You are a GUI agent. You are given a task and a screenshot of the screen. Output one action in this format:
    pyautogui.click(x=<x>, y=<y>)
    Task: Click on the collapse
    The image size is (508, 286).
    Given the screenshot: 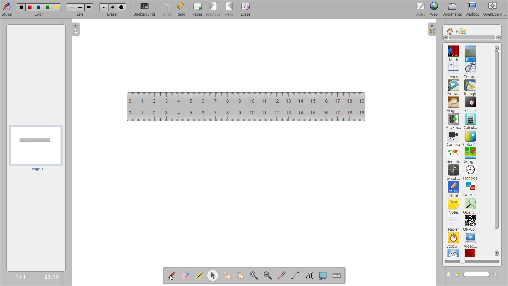 What is the action you would take?
    pyautogui.click(x=433, y=29)
    